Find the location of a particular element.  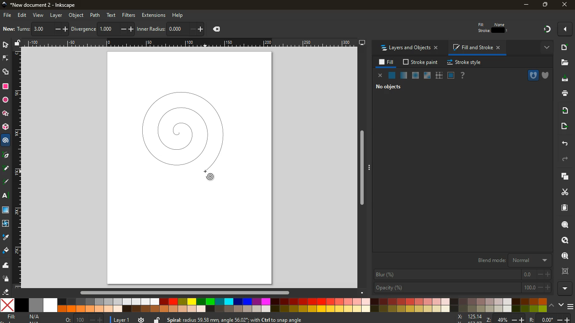

opacity is located at coordinates (462, 287).